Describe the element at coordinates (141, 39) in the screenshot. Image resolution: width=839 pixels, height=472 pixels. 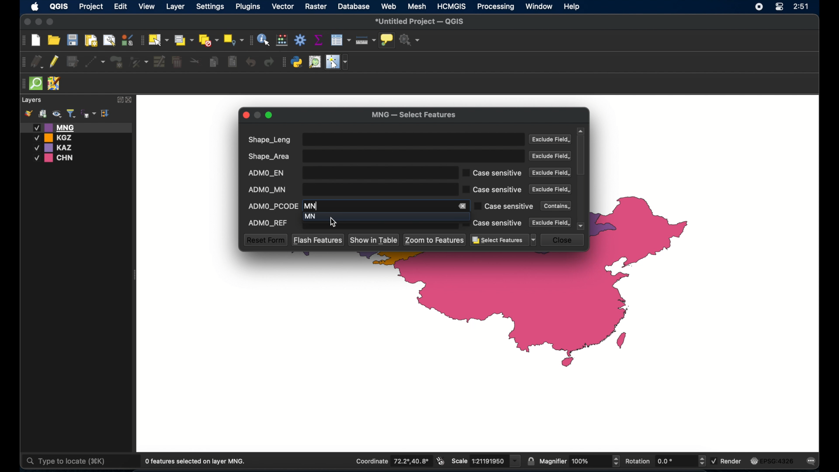
I see `selection toolbar` at that location.